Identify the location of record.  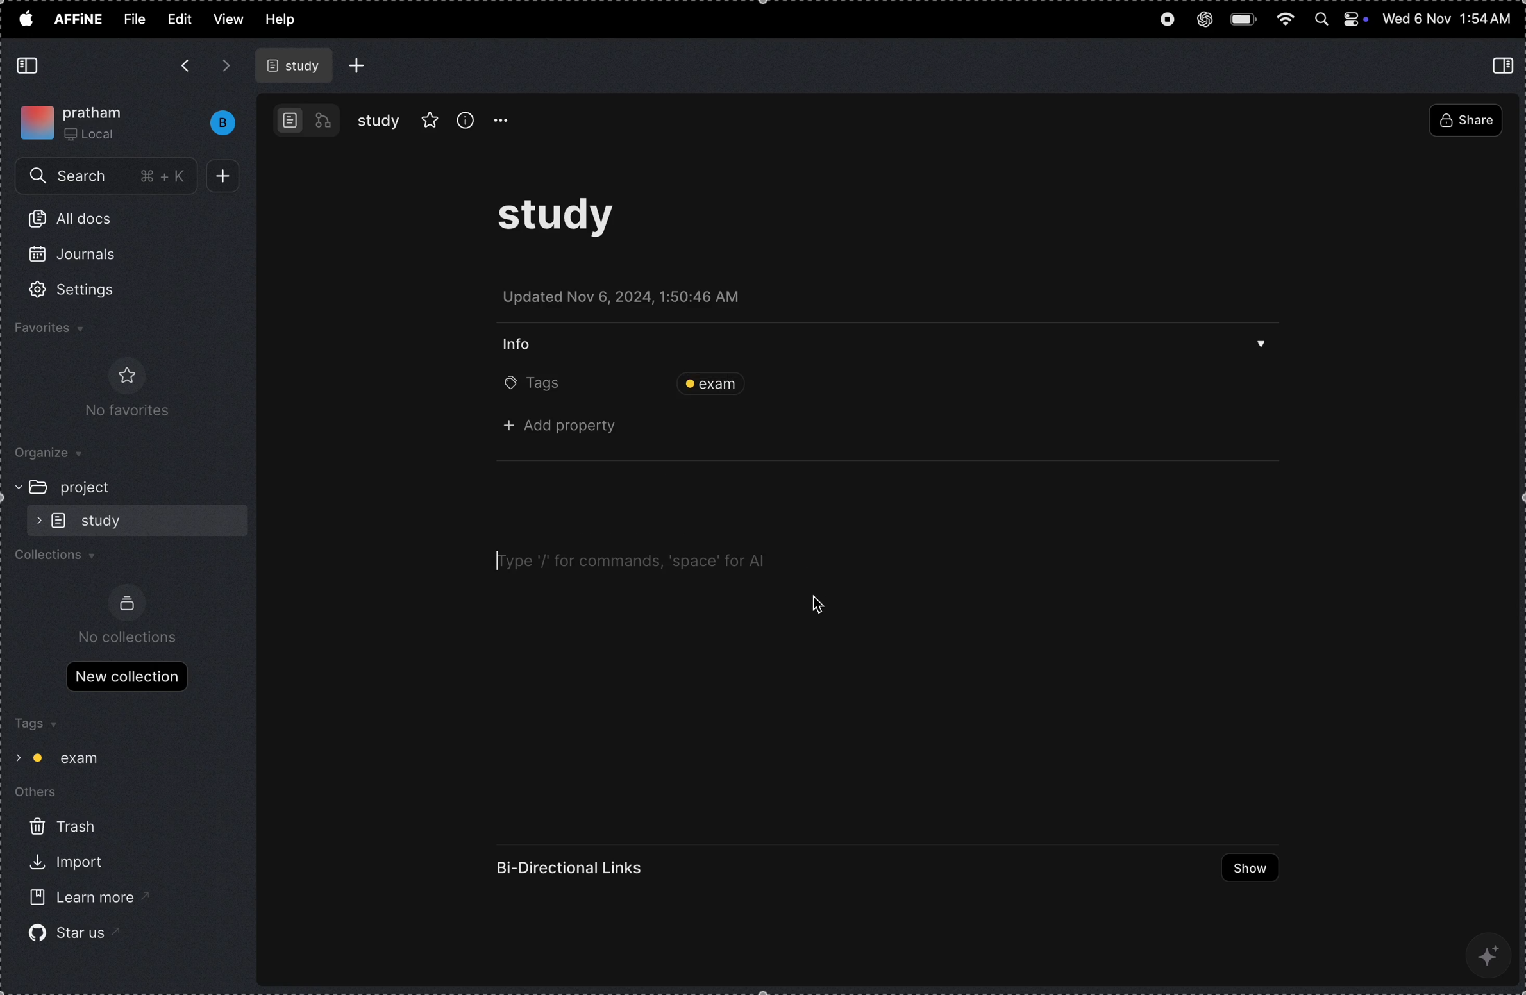
(1166, 21).